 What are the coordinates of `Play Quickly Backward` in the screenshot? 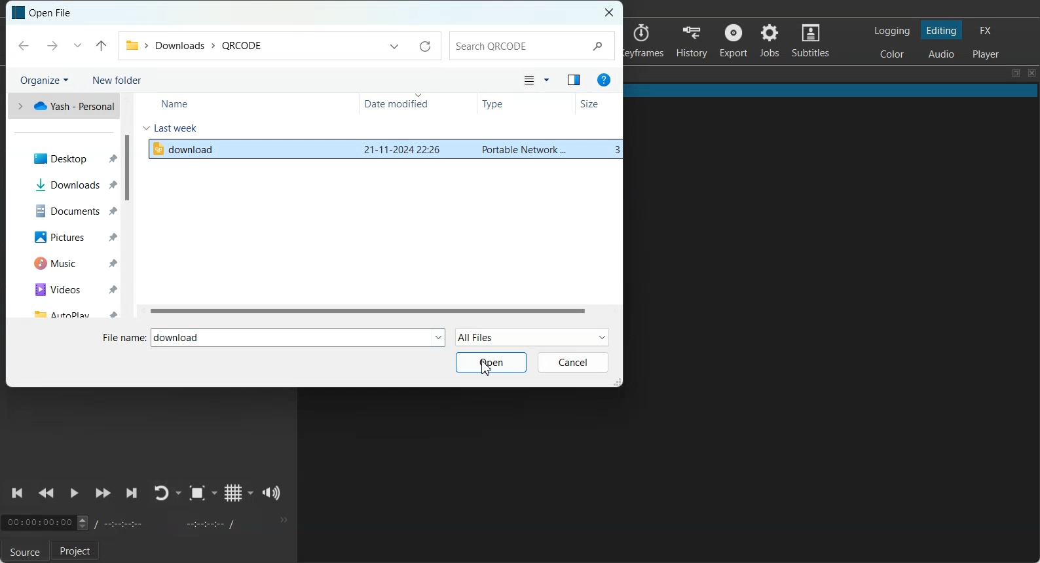 It's located at (46, 494).